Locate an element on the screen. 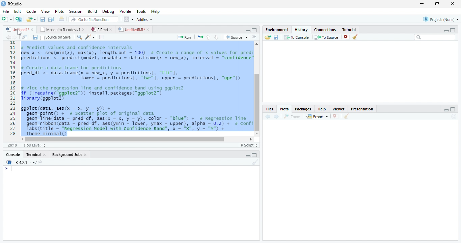 The height and width of the screenshot is (243, 461). View is located at coordinates (45, 11).